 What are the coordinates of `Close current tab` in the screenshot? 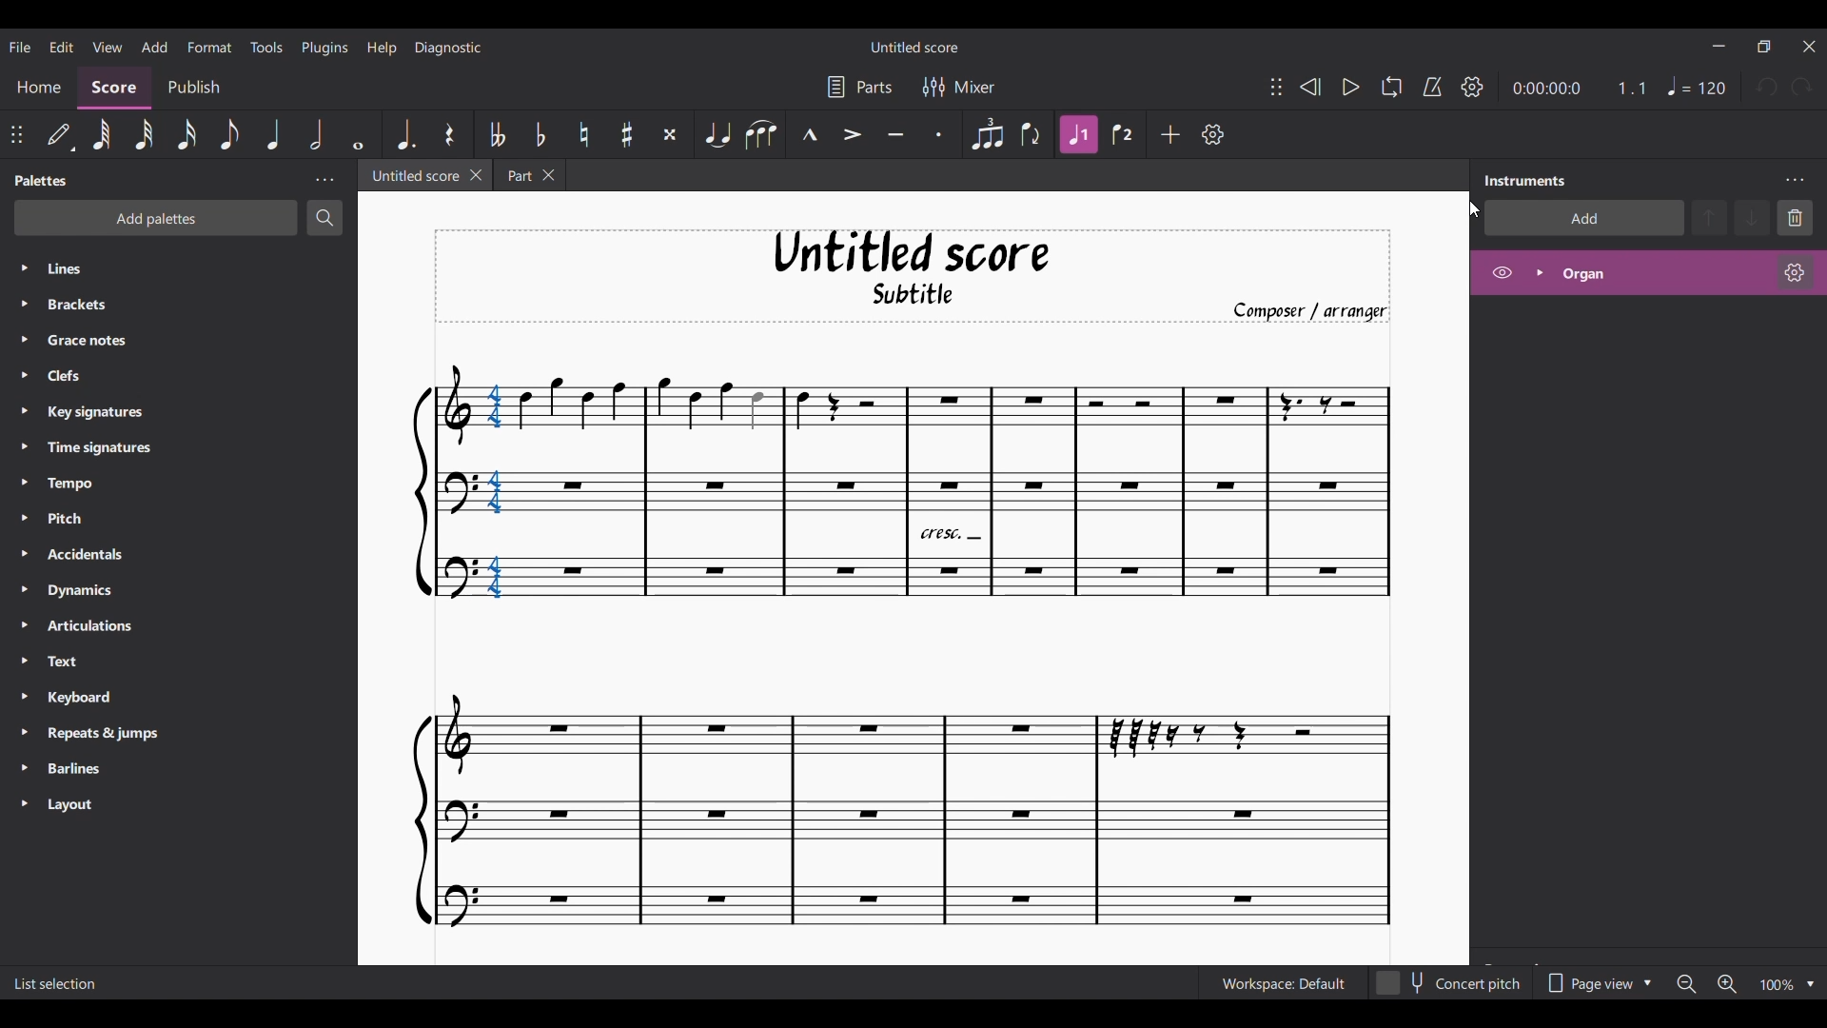 It's located at (476, 175).